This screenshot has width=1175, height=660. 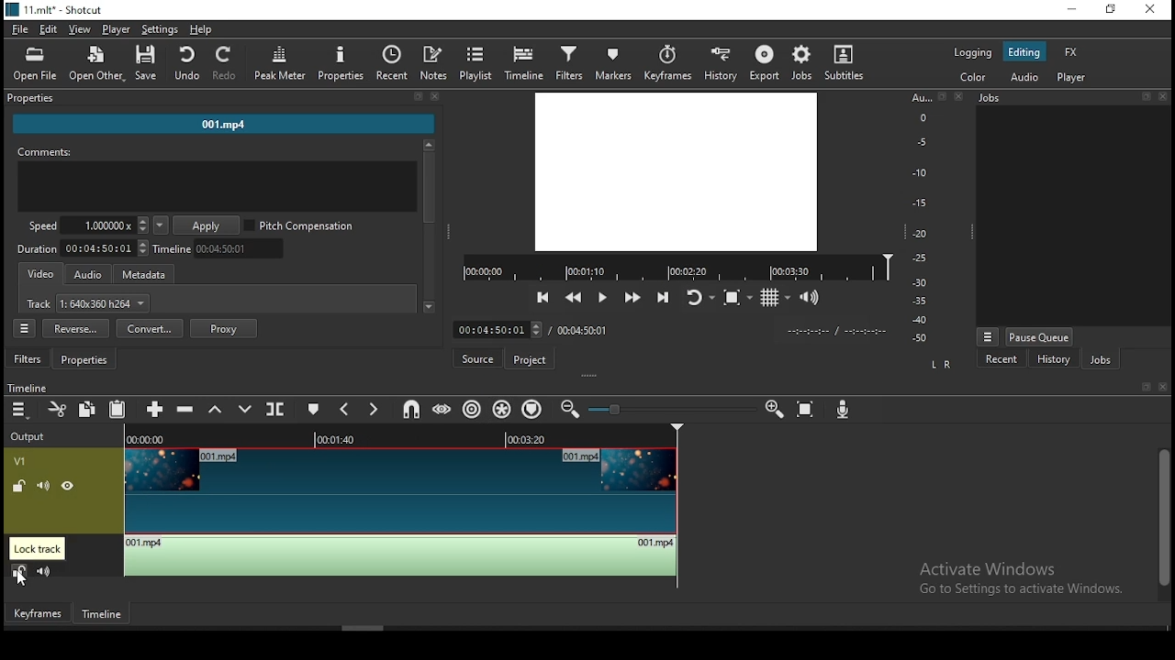 I want to click on 11.mlt* -shotcut, so click(x=57, y=10).